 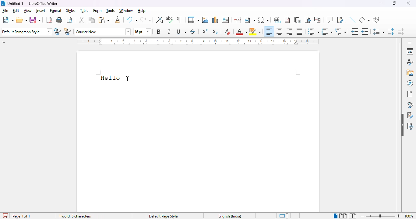 What do you see at coordinates (298, 19) in the screenshot?
I see `insert endnote` at bounding box center [298, 19].